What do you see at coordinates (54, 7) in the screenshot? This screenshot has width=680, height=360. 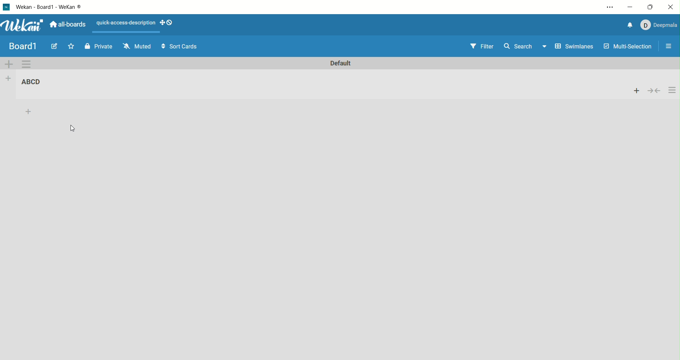 I see `wekan-wekan` at bounding box center [54, 7].